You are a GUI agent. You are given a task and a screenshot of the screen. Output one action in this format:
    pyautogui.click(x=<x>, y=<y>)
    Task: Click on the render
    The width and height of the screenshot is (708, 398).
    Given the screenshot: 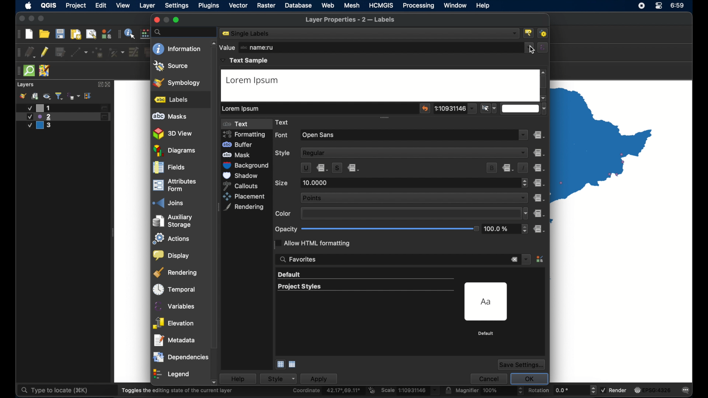 What is the action you would take?
    pyautogui.click(x=614, y=389)
    